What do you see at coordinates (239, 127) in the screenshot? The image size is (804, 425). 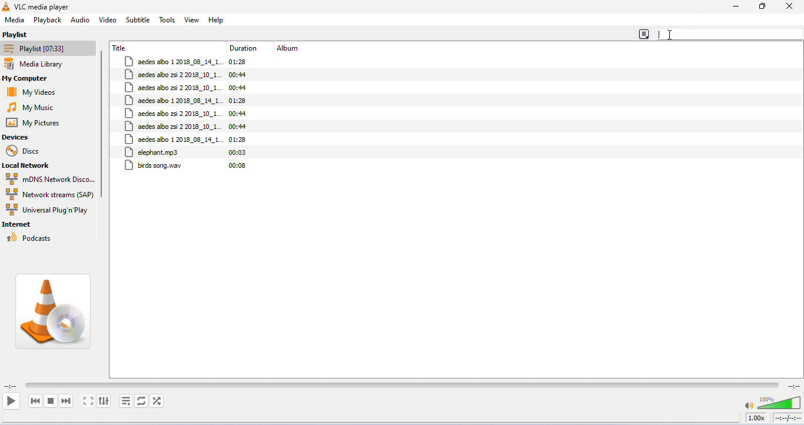 I see `00:44` at bounding box center [239, 127].